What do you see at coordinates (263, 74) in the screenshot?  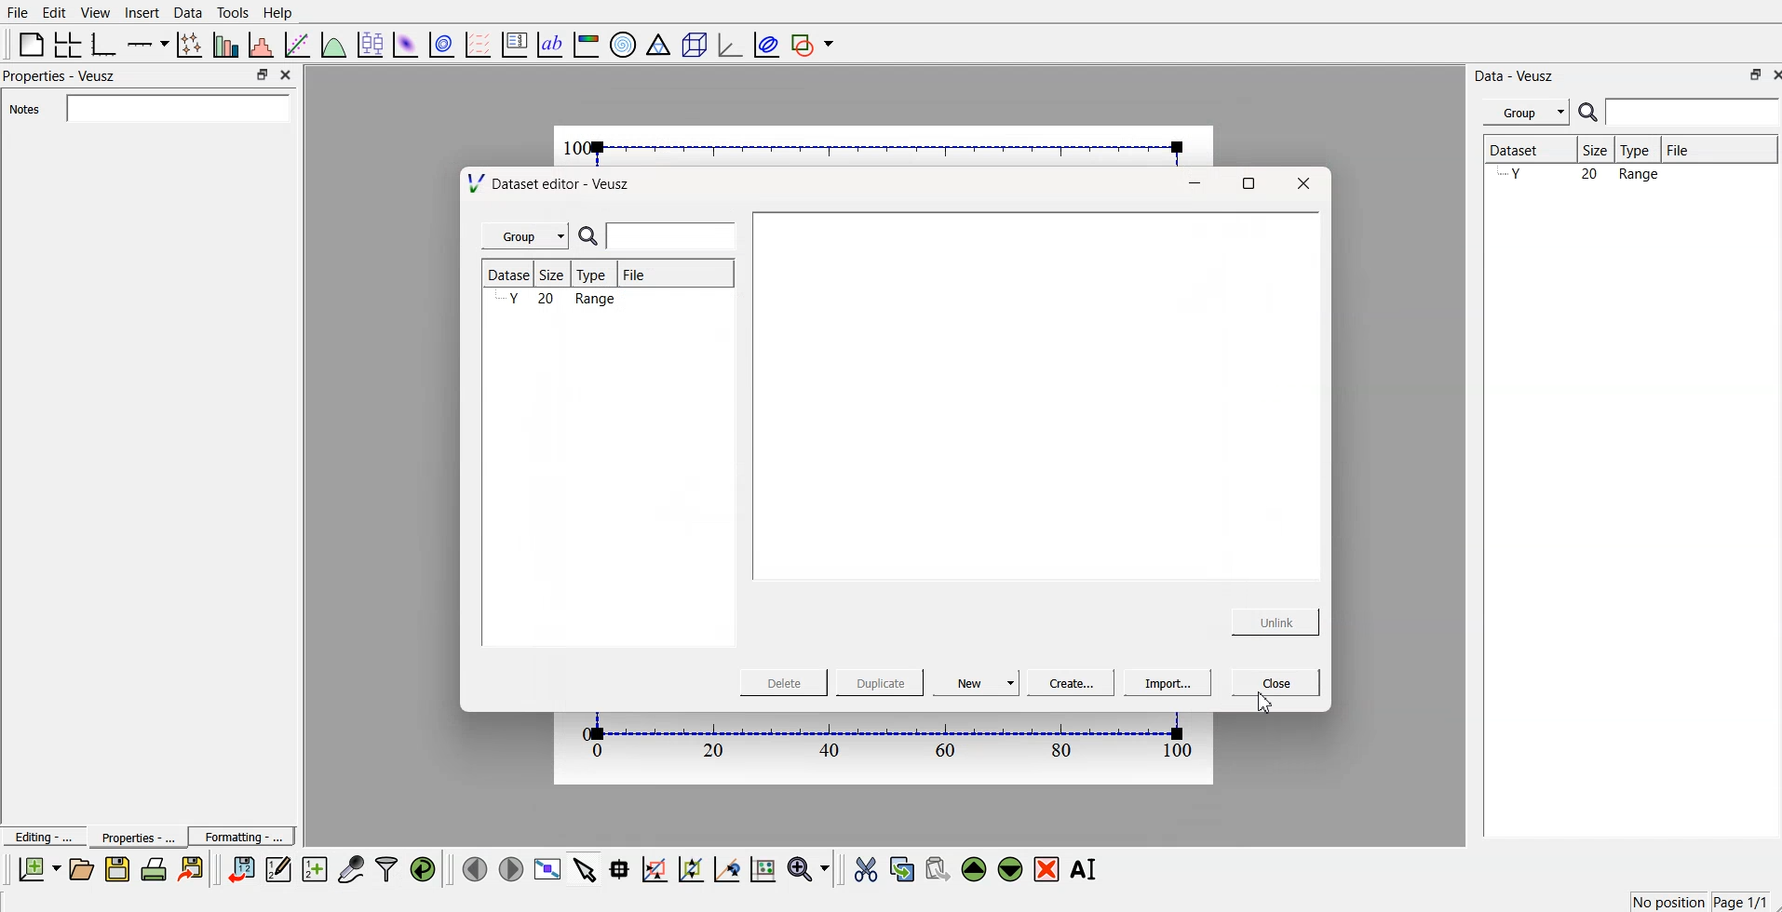 I see `Min/Max` at bounding box center [263, 74].